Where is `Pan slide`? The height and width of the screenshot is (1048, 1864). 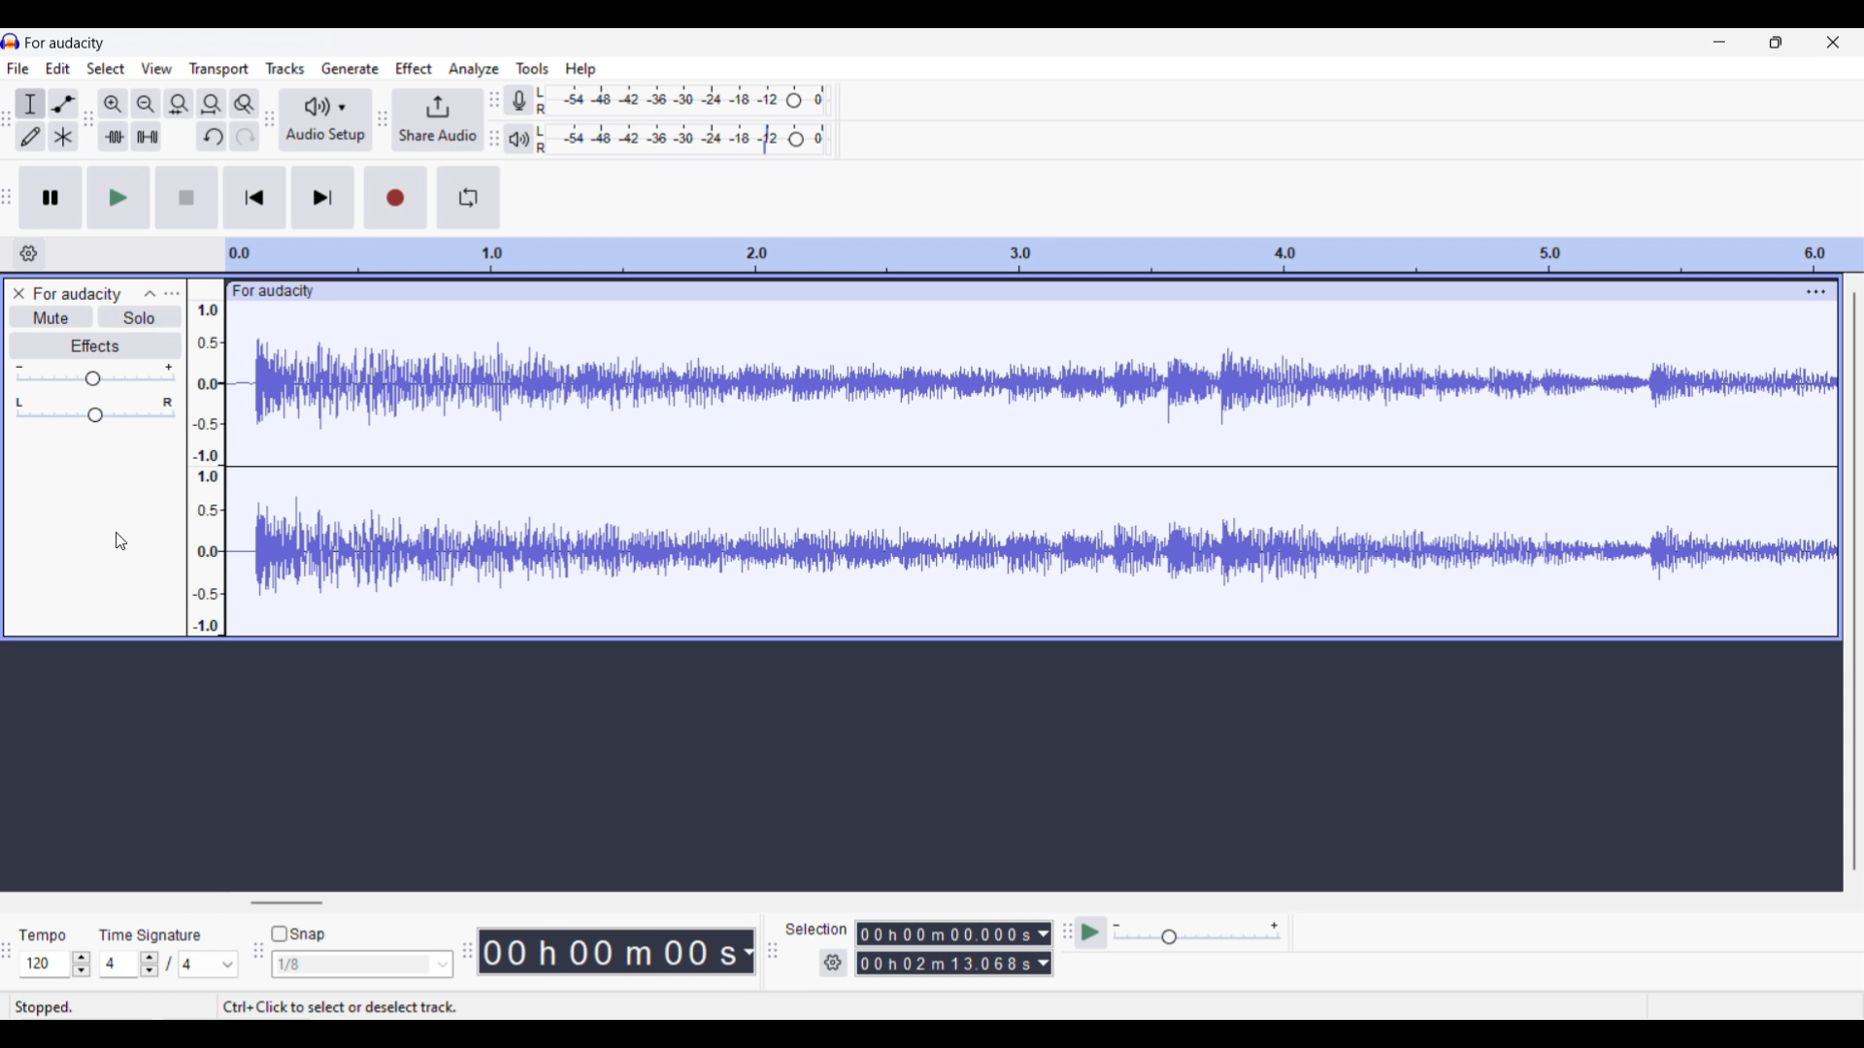 Pan slide is located at coordinates (95, 409).